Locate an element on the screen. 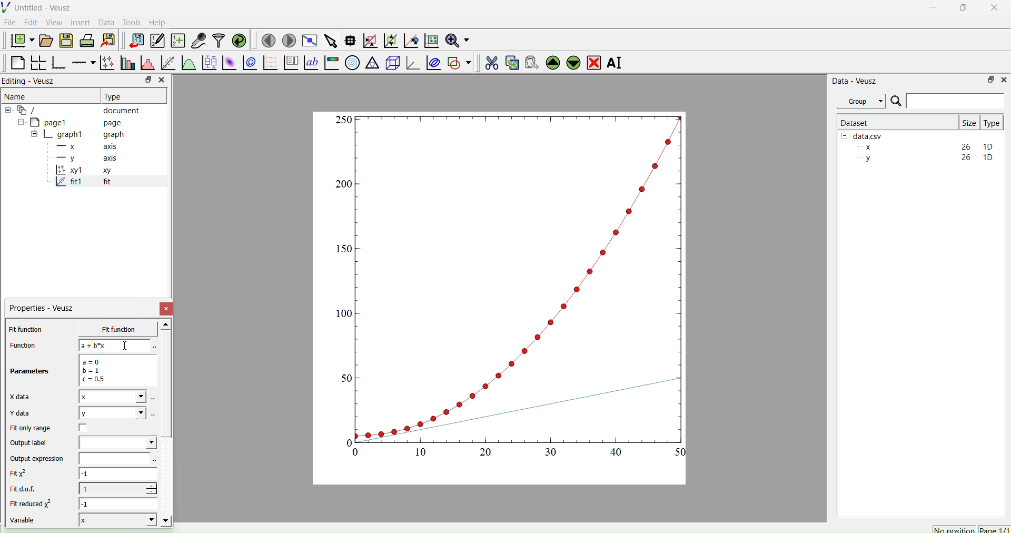 The width and height of the screenshot is (1011, 533). Parameters is located at coordinates (31, 371).